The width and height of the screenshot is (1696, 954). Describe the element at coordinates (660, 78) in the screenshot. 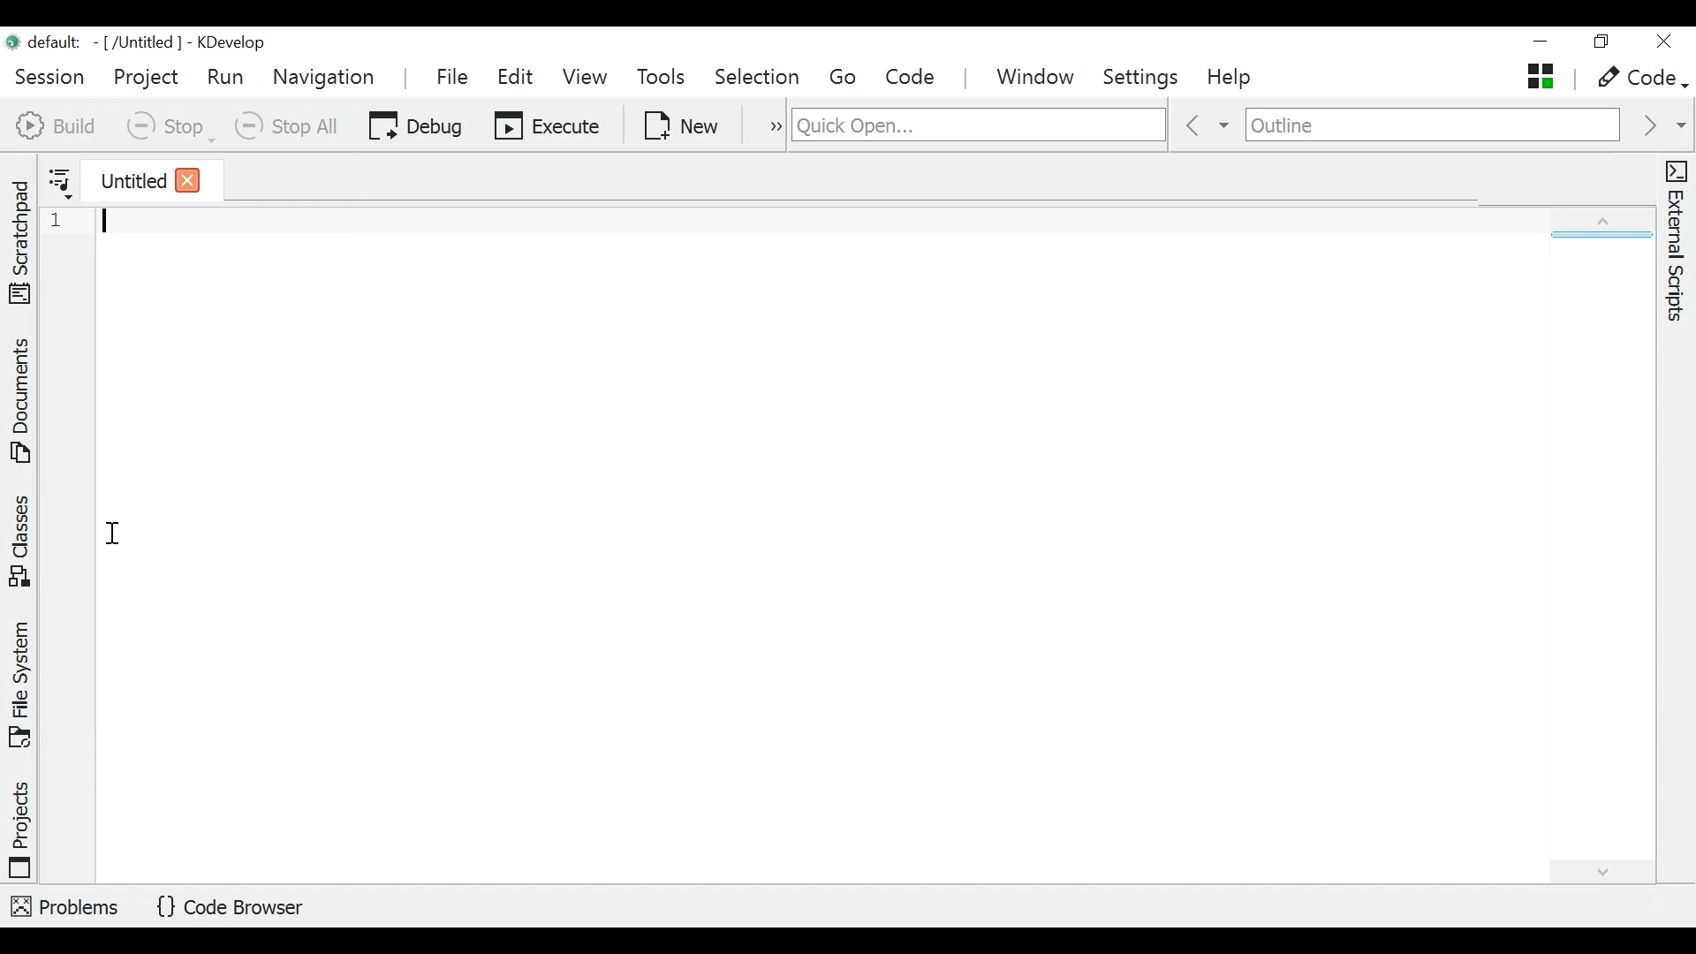

I see `Tools` at that location.